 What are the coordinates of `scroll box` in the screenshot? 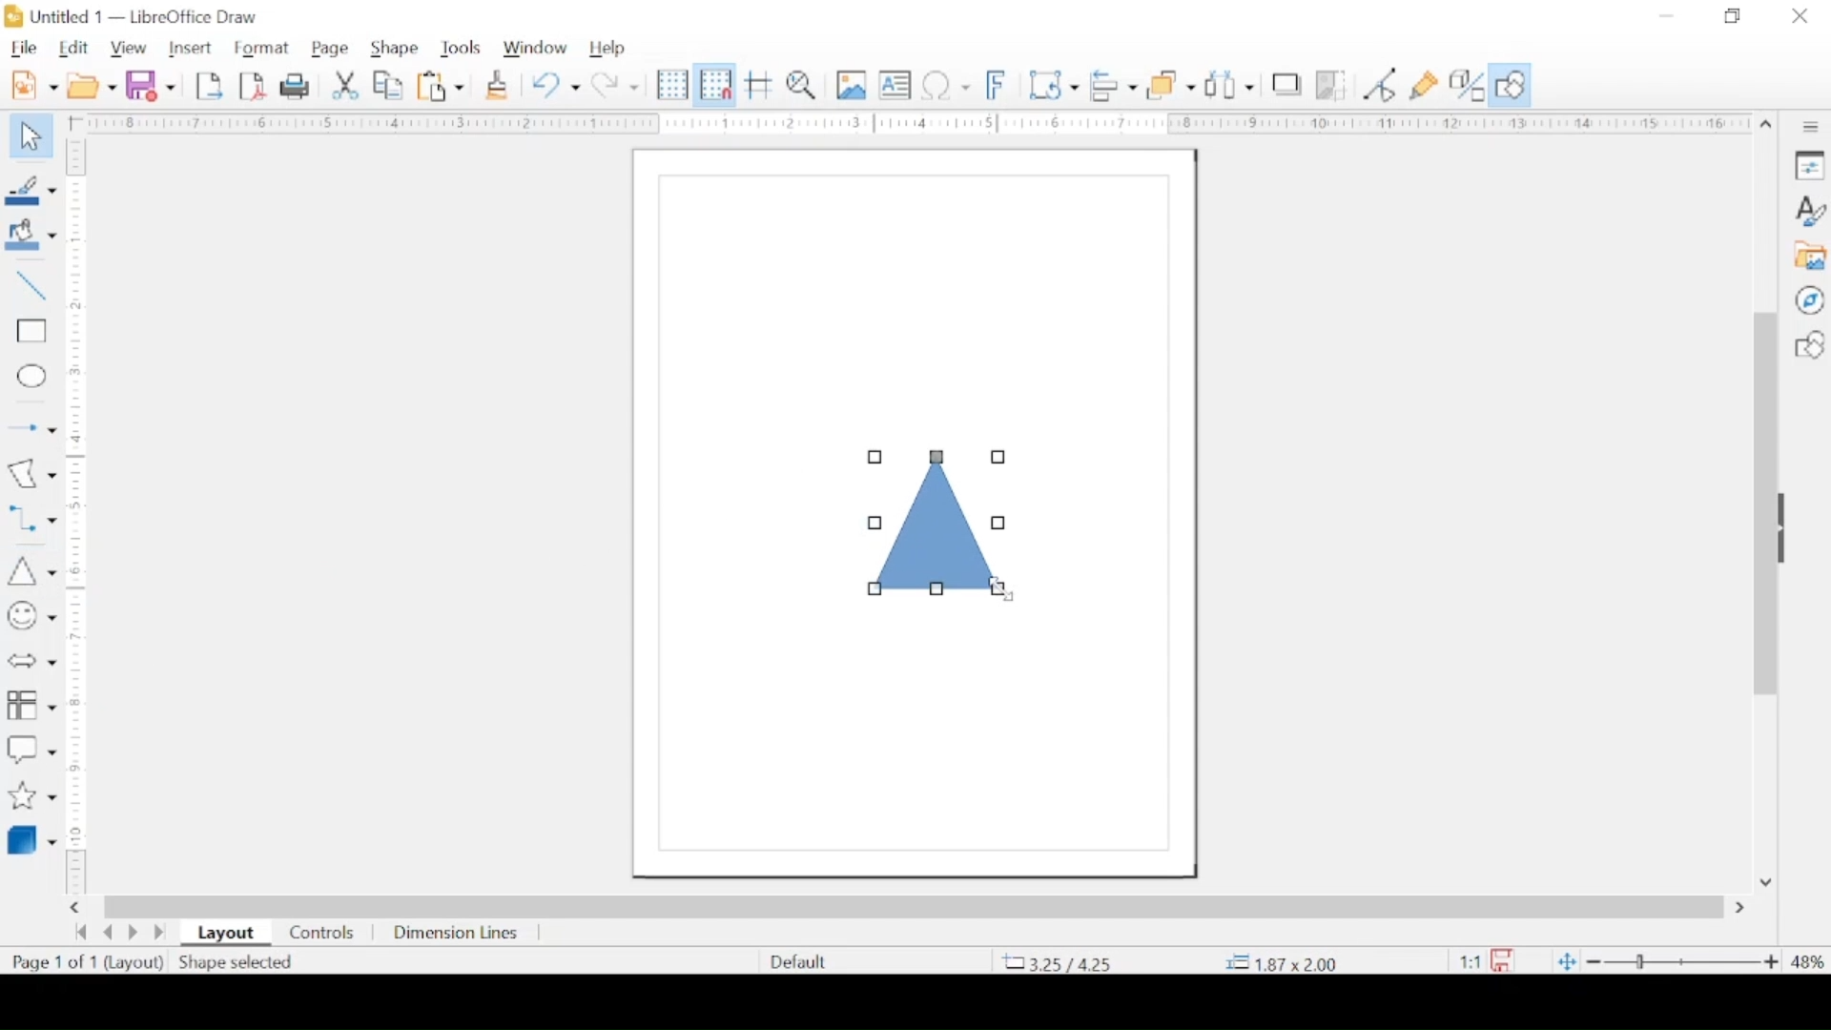 It's located at (1760, 507).